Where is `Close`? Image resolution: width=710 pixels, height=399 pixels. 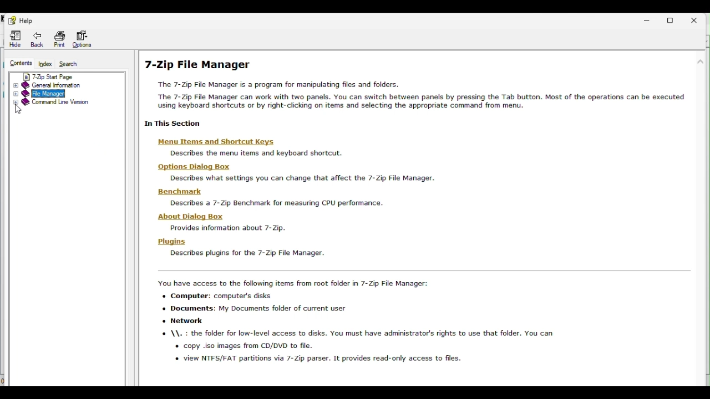
Close is located at coordinates (698, 19).